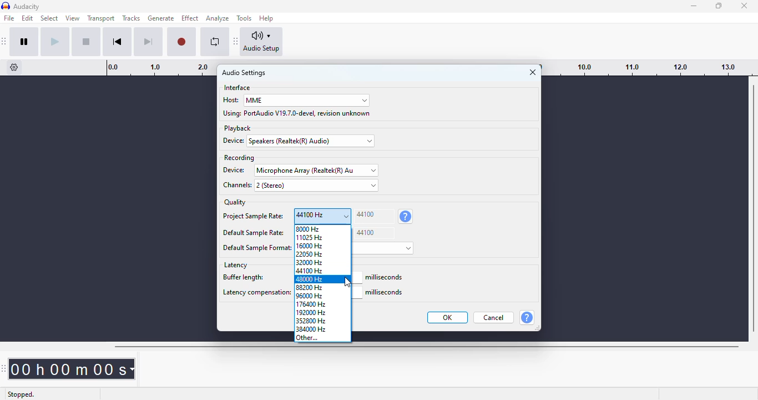 The image size is (758, 400). What do you see at coordinates (27, 7) in the screenshot?
I see `audacity` at bounding box center [27, 7].